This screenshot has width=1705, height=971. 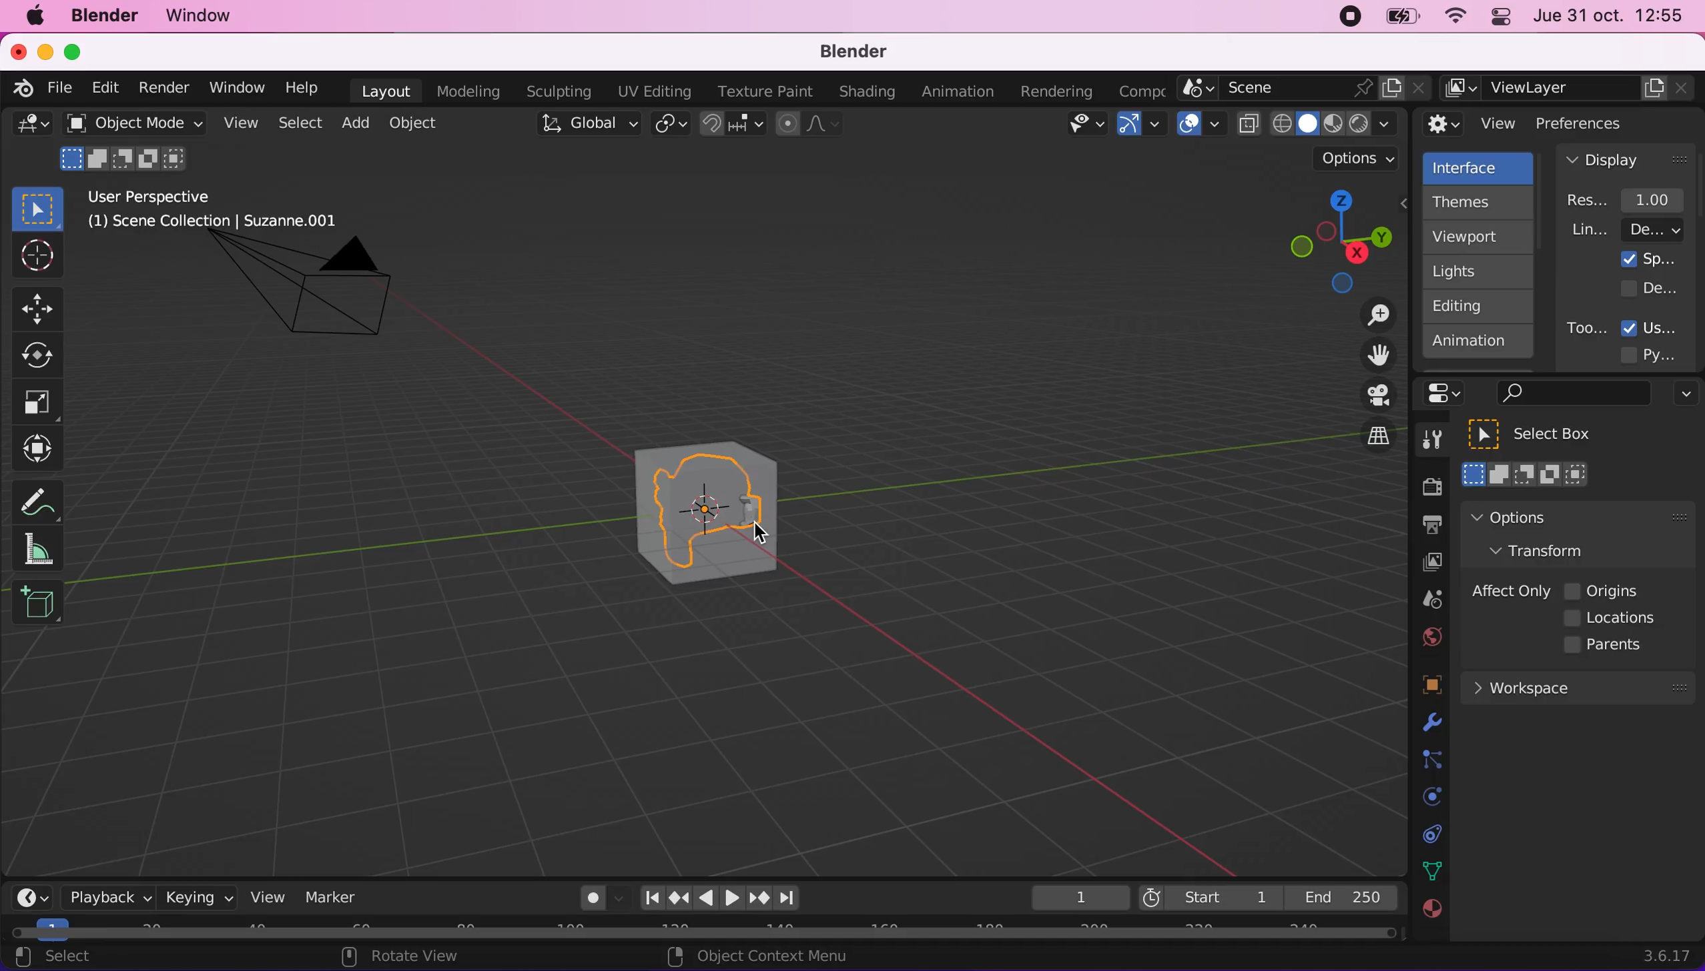 I want to click on options, so click(x=1359, y=159).